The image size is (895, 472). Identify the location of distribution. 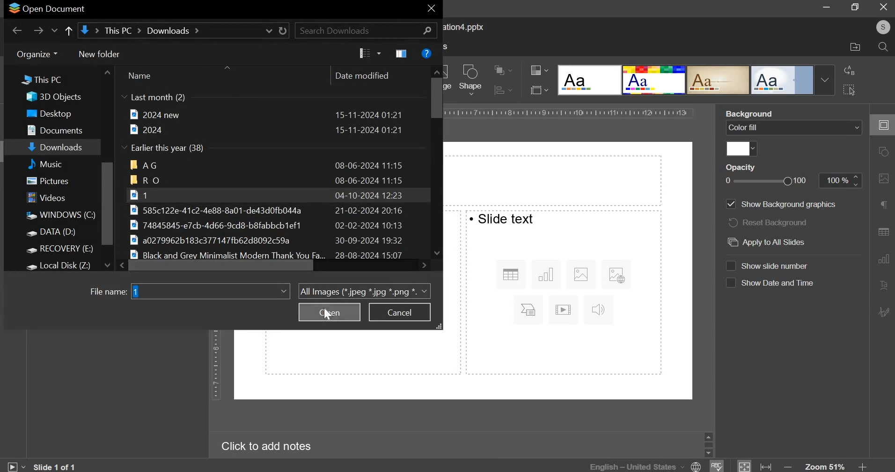
(501, 90).